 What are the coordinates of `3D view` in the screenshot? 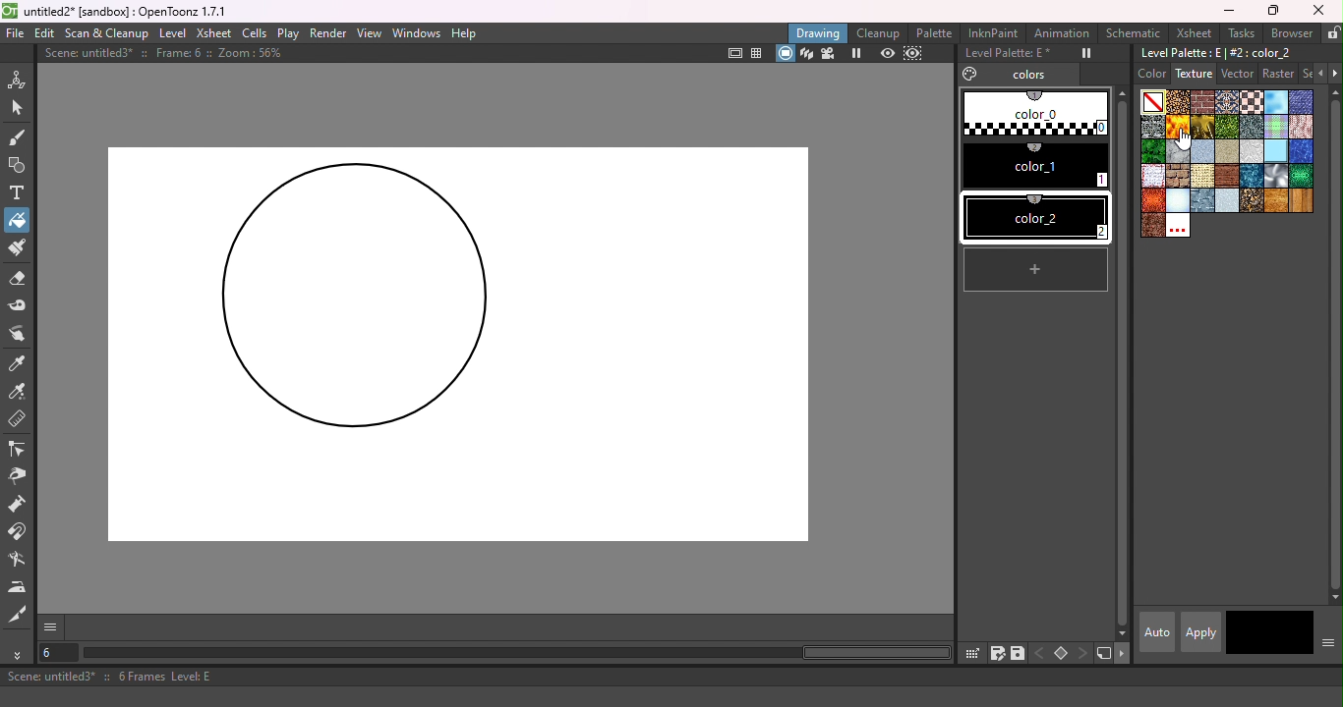 It's located at (806, 53).